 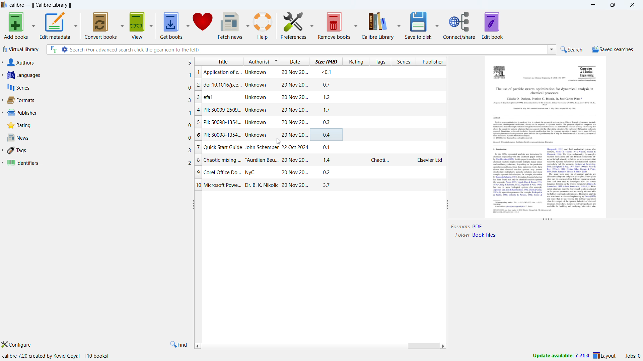 What do you see at coordinates (98, 62) in the screenshot?
I see `authors` at bounding box center [98, 62].